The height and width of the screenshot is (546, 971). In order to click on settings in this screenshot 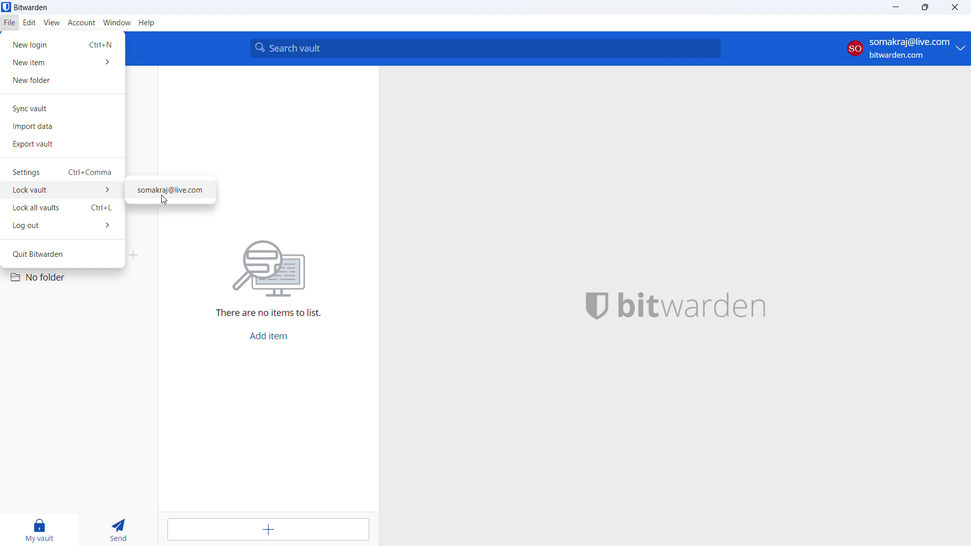, I will do `click(62, 172)`.